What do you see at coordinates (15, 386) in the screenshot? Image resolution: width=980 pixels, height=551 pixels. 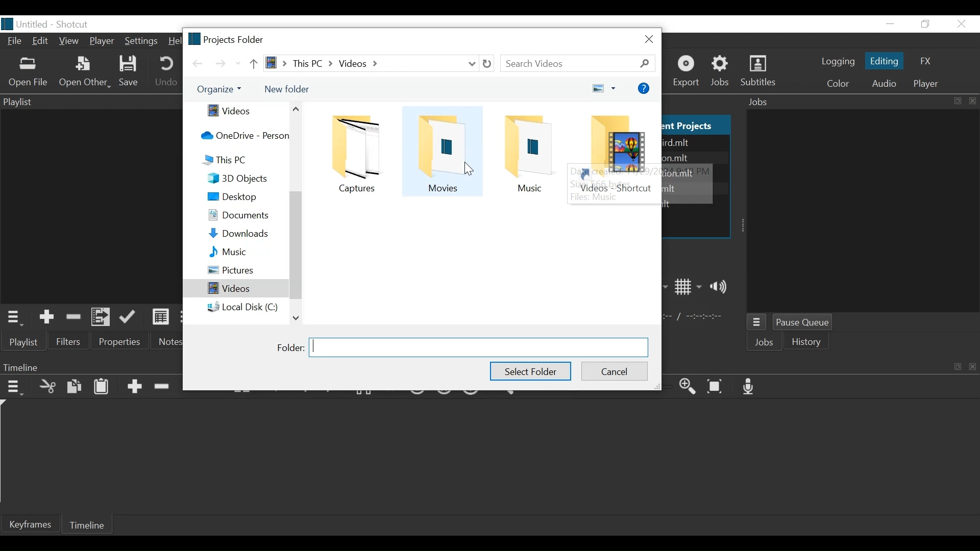 I see `Timeline Menu` at bounding box center [15, 386].